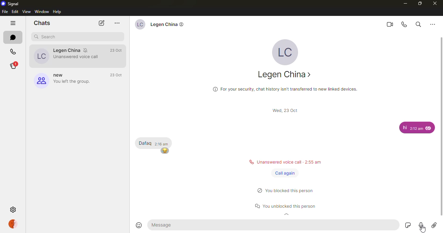 This screenshot has height=233, width=443. Describe the element at coordinates (16, 12) in the screenshot. I see `edit` at that location.